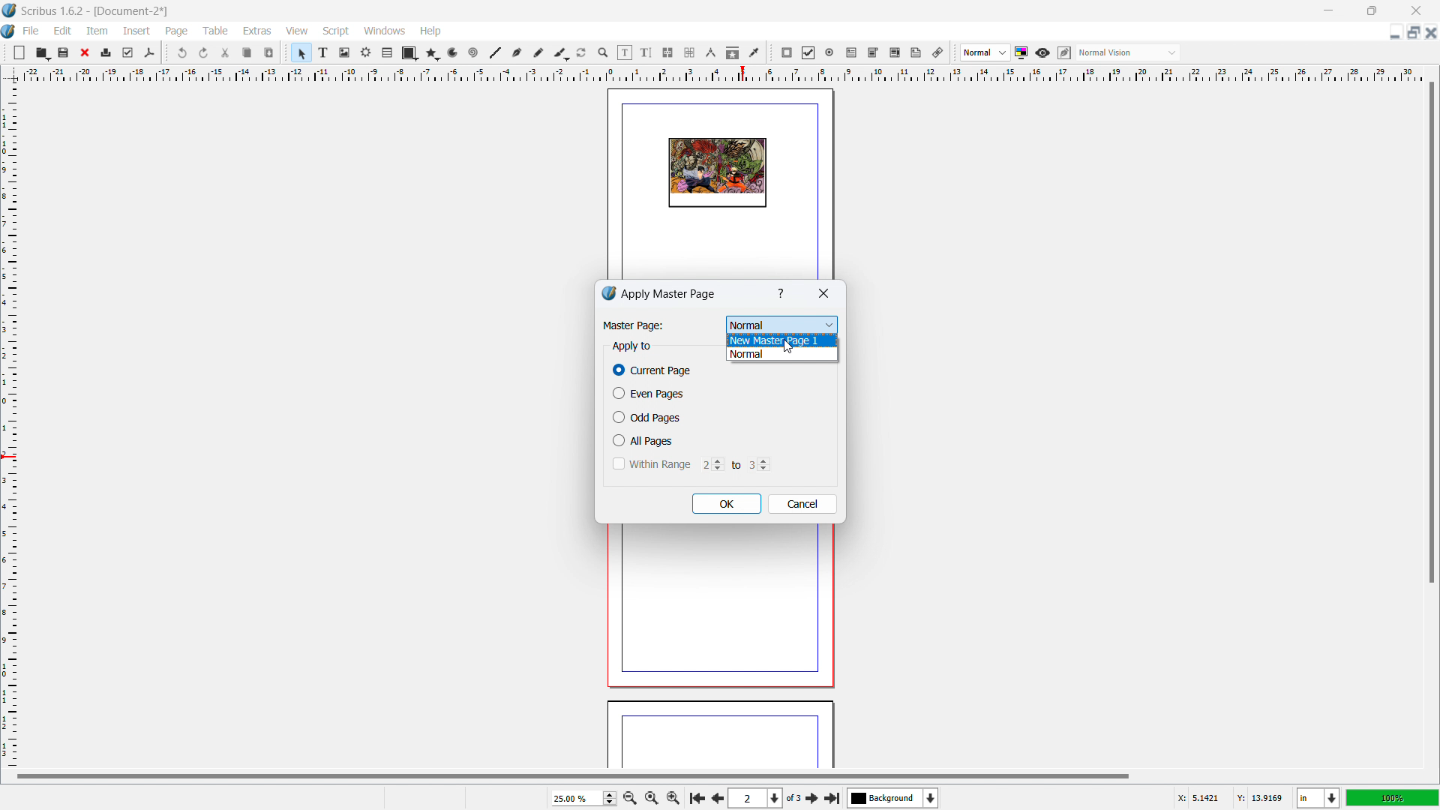 Image resolution: width=1440 pixels, height=810 pixels. I want to click on first page, so click(696, 796).